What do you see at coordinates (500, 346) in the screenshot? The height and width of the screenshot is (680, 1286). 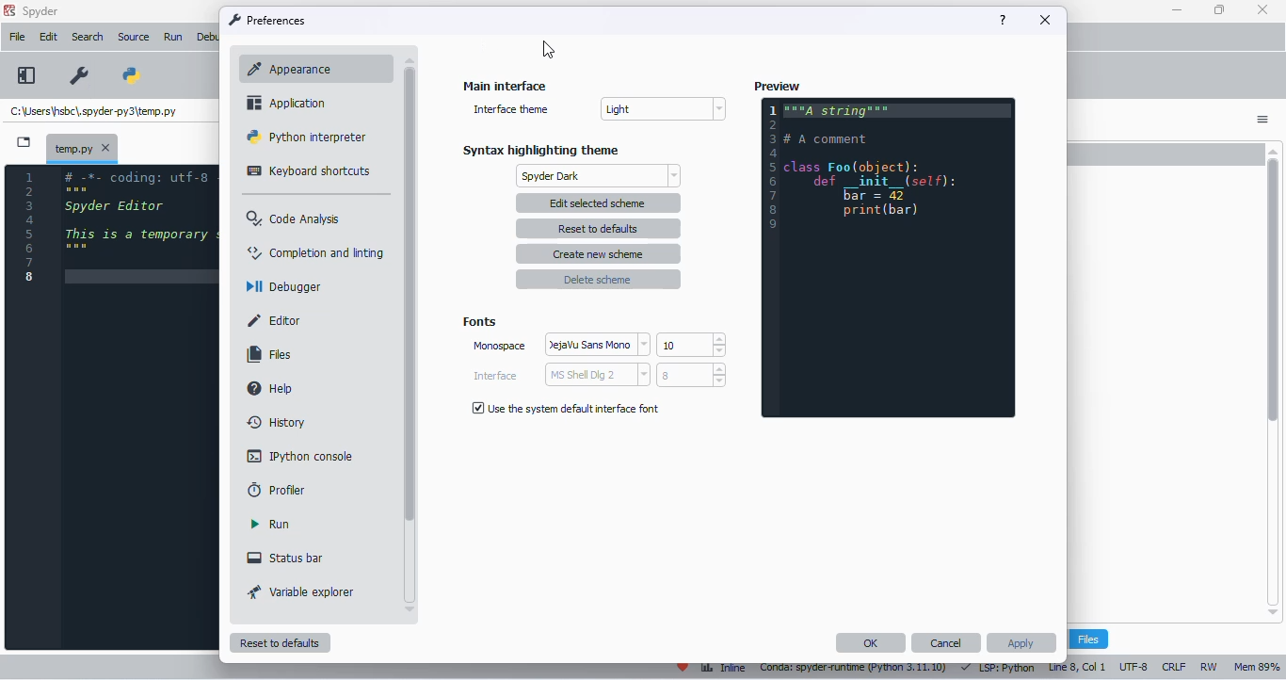 I see `monospace` at bounding box center [500, 346].